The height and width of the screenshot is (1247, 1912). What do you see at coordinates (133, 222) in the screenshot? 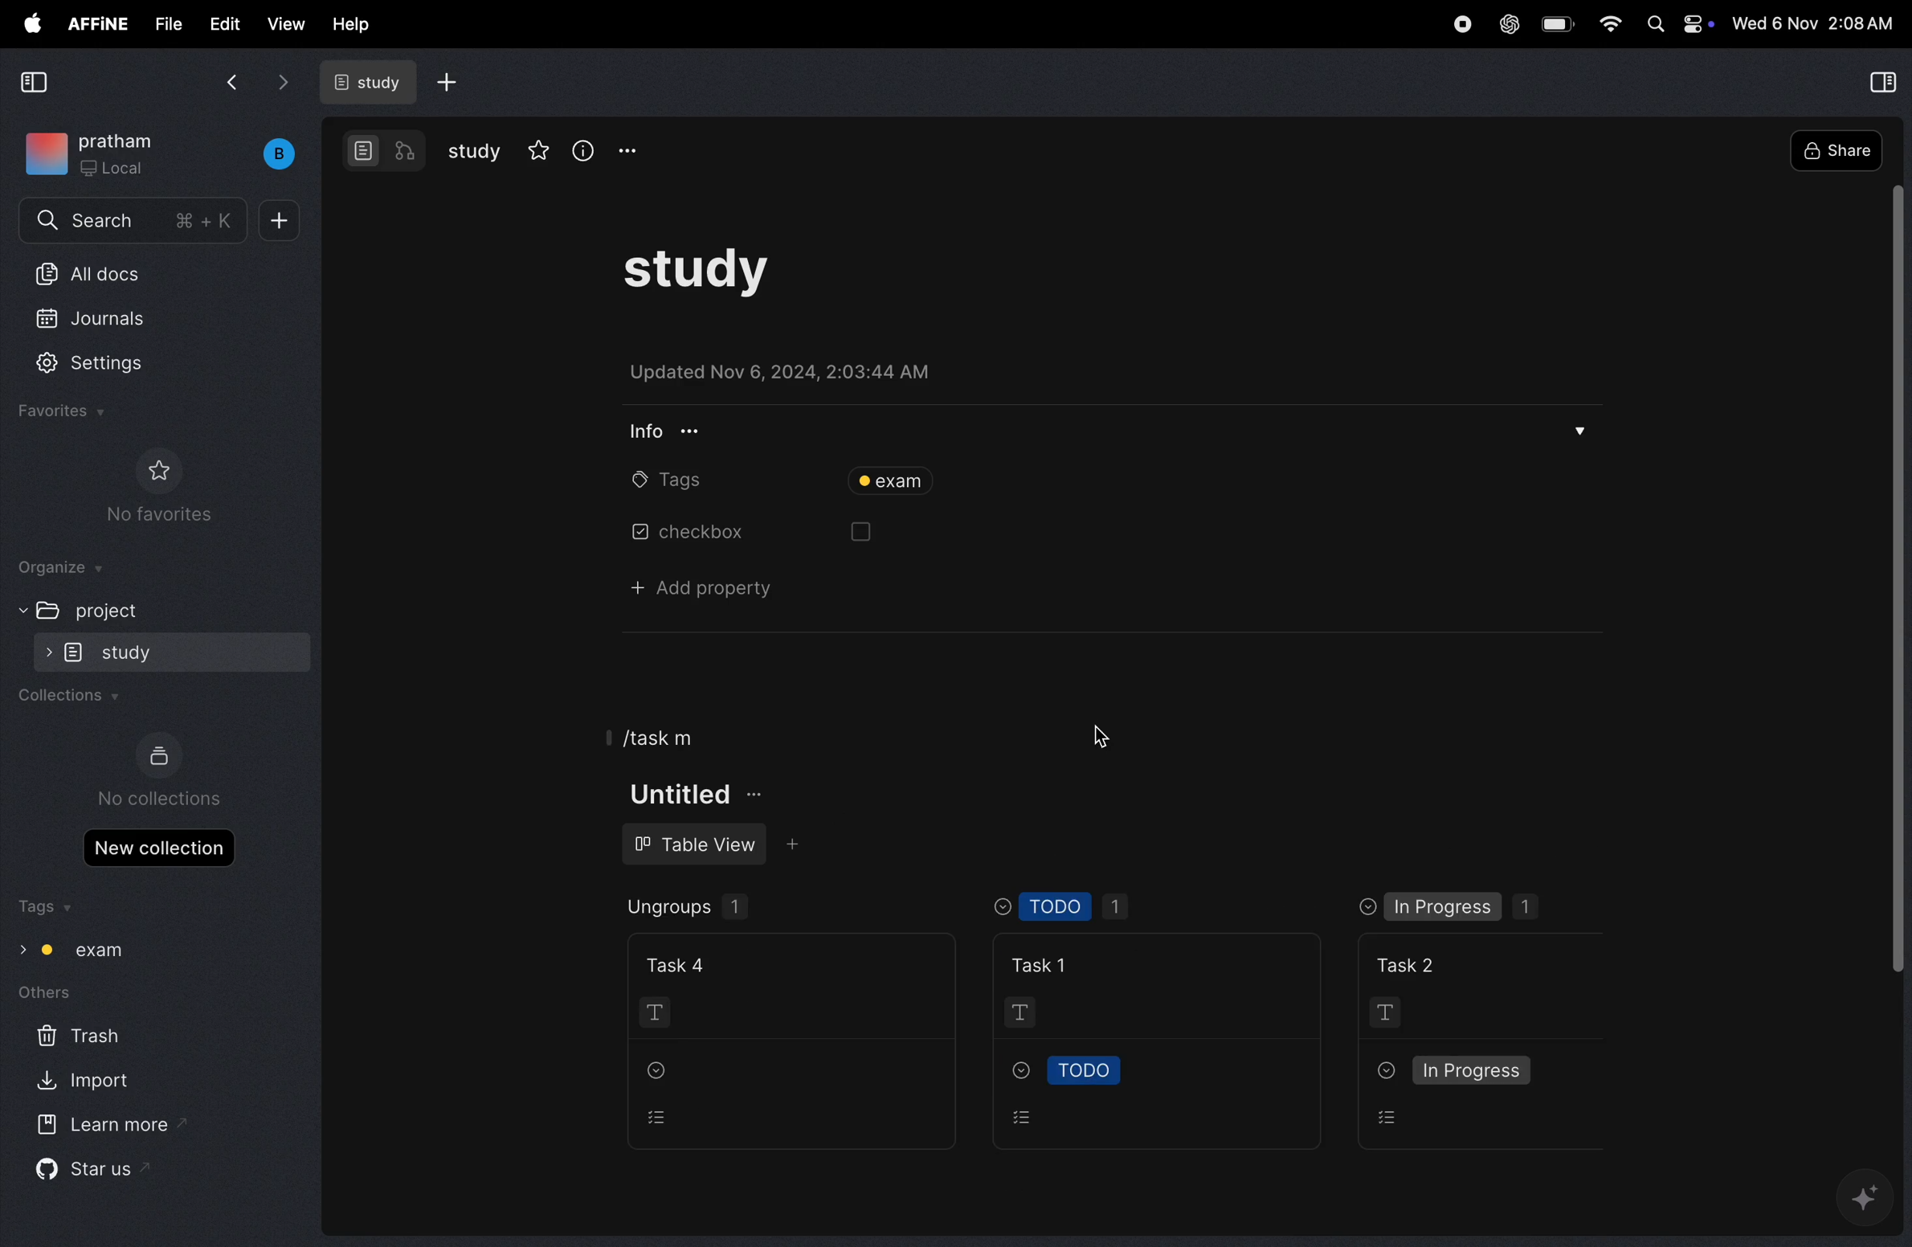
I see `search` at bounding box center [133, 222].